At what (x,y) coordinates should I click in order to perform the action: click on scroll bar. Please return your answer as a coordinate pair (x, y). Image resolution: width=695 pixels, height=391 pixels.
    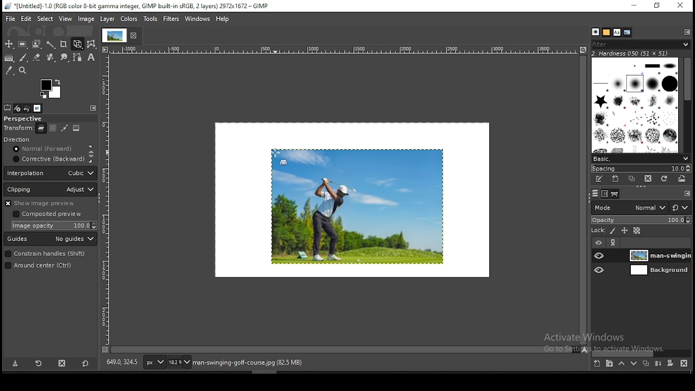
    Looking at the image, I should click on (687, 105).